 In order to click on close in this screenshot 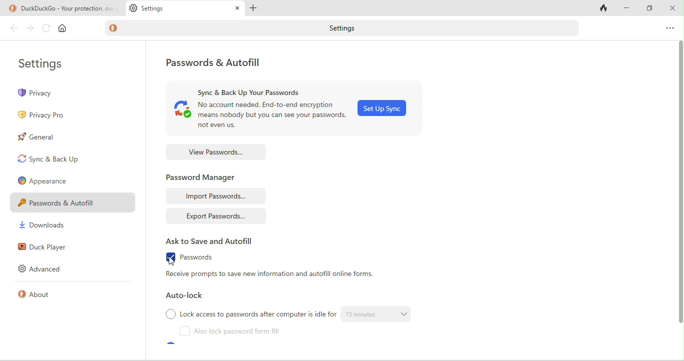, I will do `click(672, 7)`.